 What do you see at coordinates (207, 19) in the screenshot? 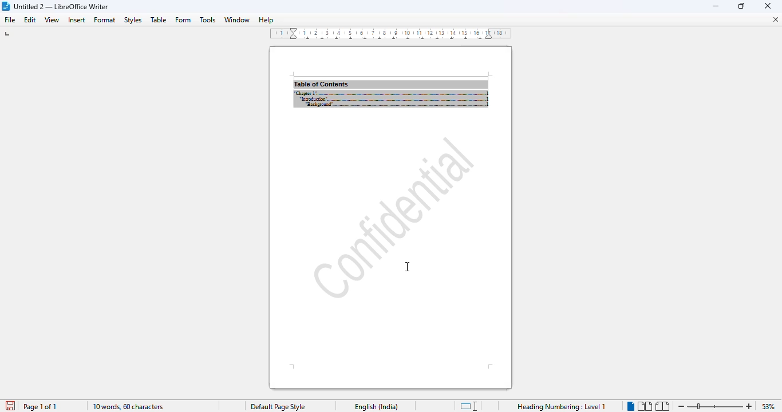
I see `tools` at bounding box center [207, 19].